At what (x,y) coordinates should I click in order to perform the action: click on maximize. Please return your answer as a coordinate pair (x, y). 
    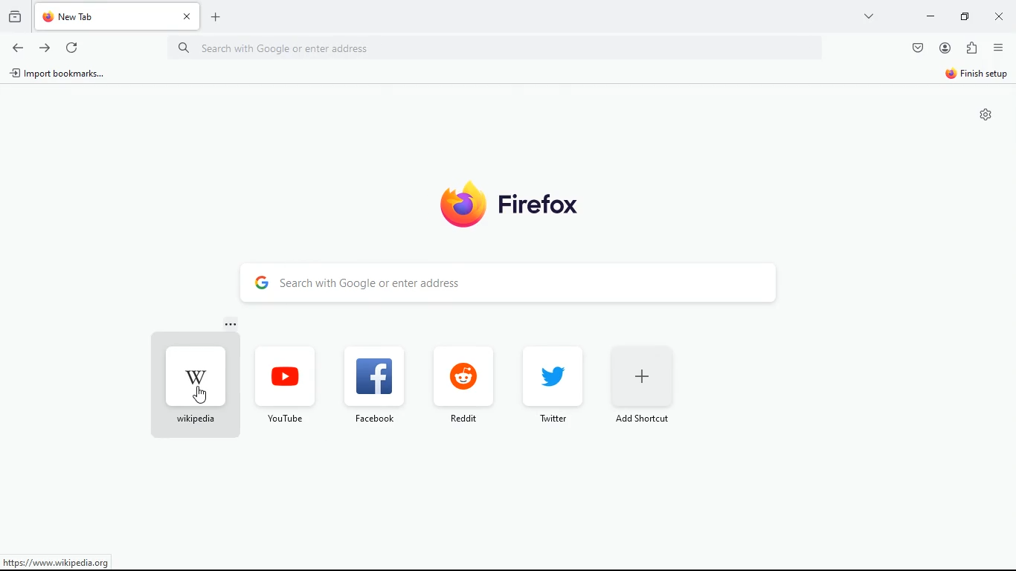
    Looking at the image, I should click on (965, 16).